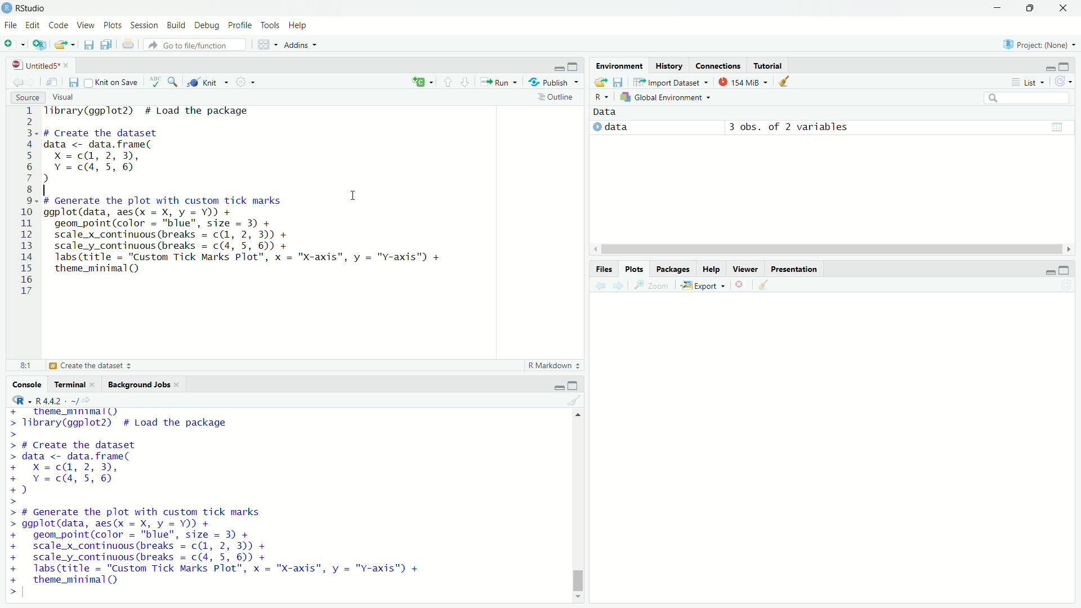  What do you see at coordinates (113, 26) in the screenshot?
I see `plots` at bounding box center [113, 26].